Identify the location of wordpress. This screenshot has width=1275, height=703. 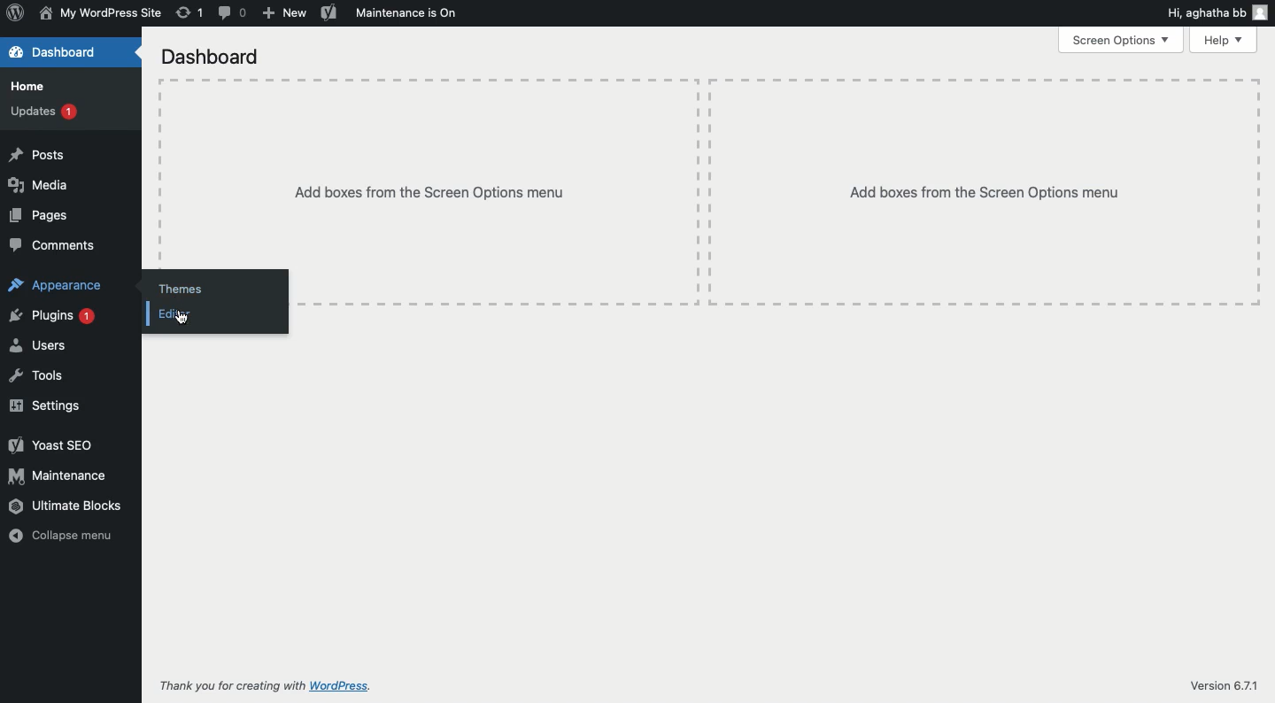
(344, 685).